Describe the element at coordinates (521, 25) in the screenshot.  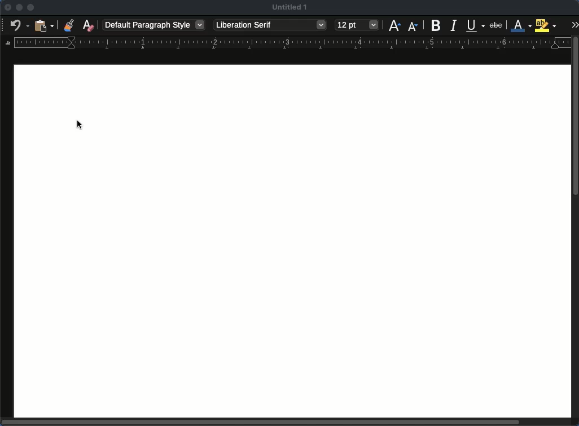
I see `text color` at that location.